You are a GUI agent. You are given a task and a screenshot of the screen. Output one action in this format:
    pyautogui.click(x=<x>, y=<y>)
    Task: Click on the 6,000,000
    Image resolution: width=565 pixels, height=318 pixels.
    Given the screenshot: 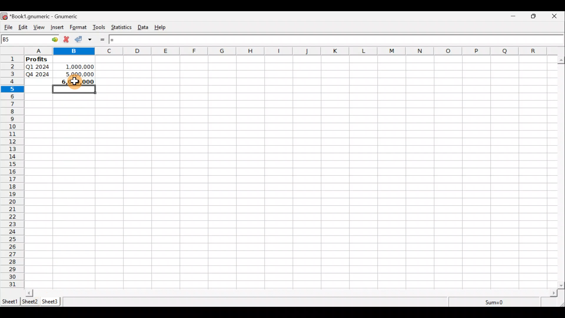 What is the action you would take?
    pyautogui.click(x=74, y=83)
    